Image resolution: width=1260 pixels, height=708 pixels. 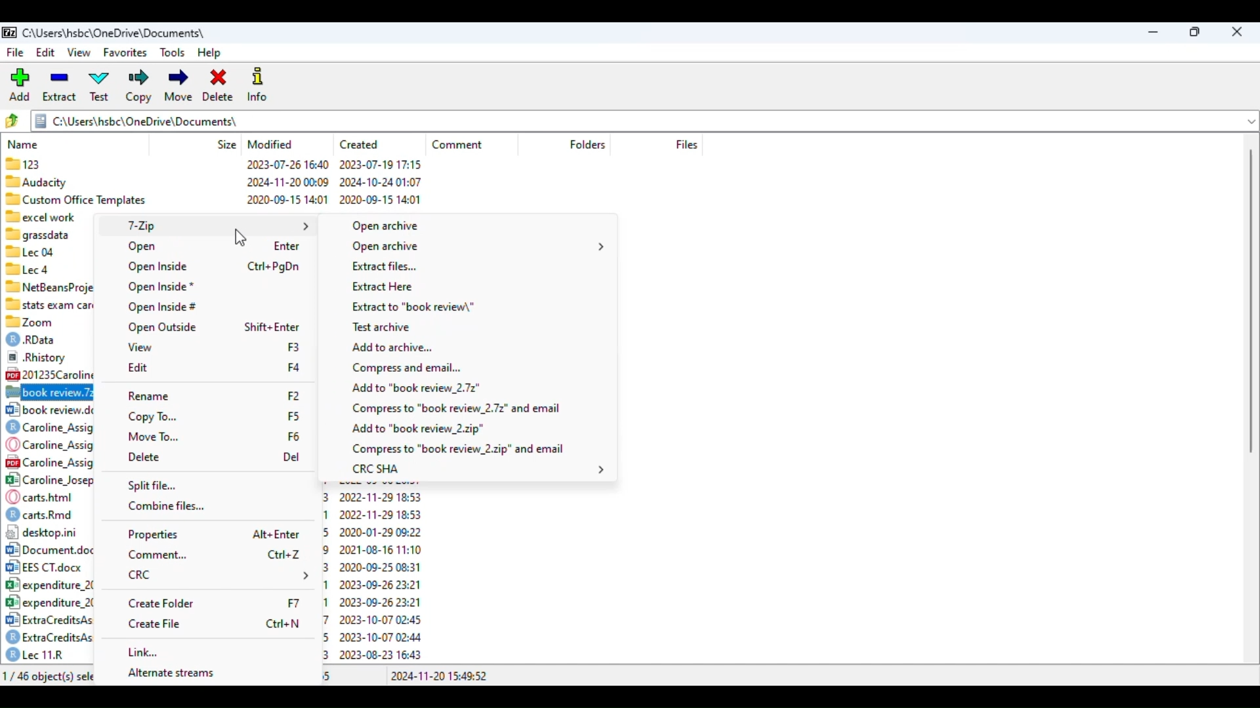 What do you see at coordinates (143, 653) in the screenshot?
I see `link` at bounding box center [143, 653].